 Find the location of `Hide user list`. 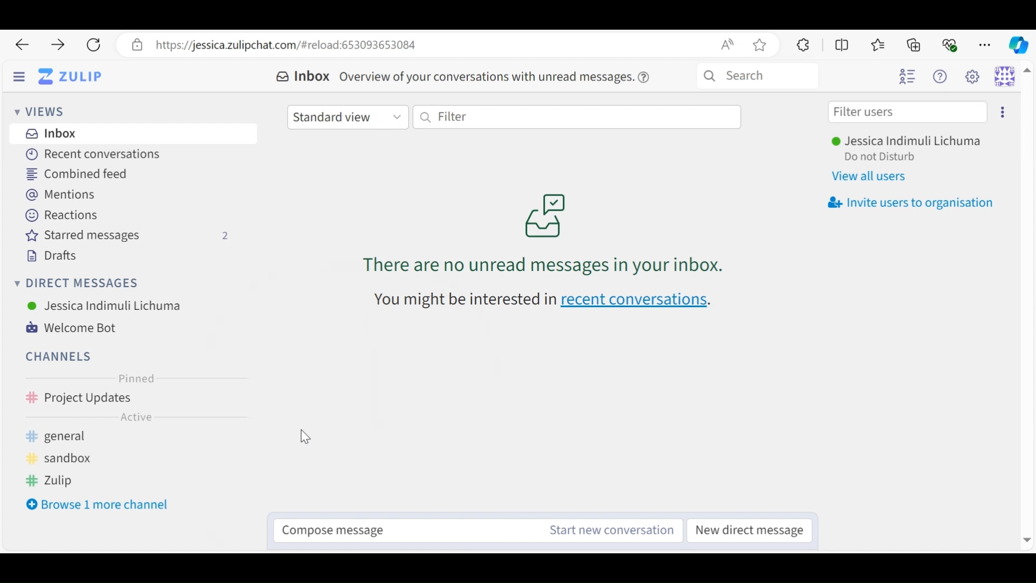

Hide user list is located at coordinates (907, 77).